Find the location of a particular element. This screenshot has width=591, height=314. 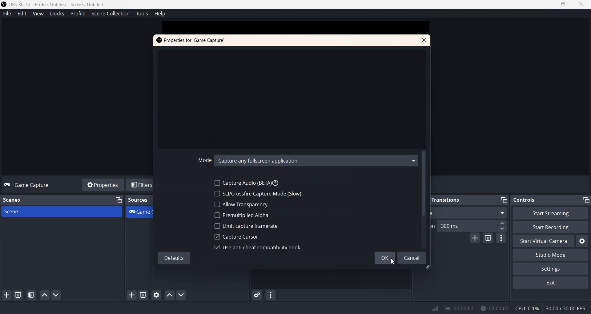

Text is located at coordinates (508, 308).